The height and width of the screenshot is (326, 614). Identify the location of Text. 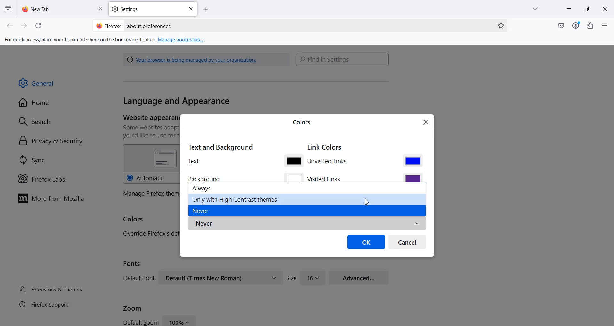
(194, 161).